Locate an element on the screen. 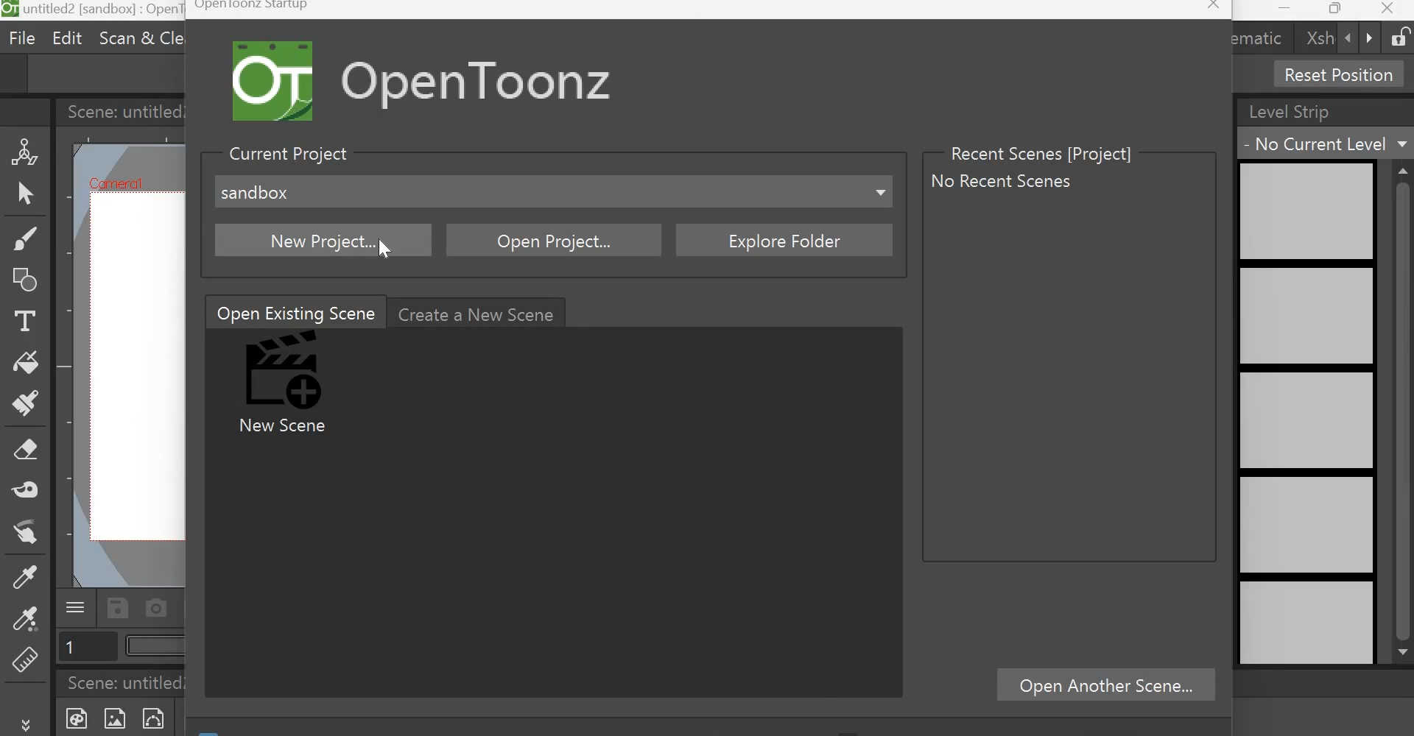  New Scene is located at coordinates (287, 385).